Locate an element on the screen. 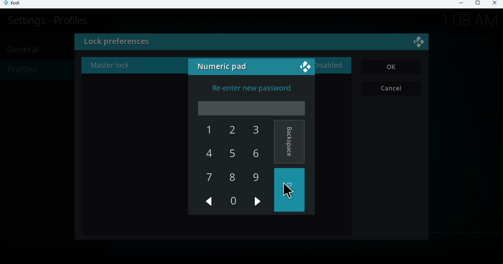 This screenshot has width=503, height=264. Close is located at coordinates (420, 43).